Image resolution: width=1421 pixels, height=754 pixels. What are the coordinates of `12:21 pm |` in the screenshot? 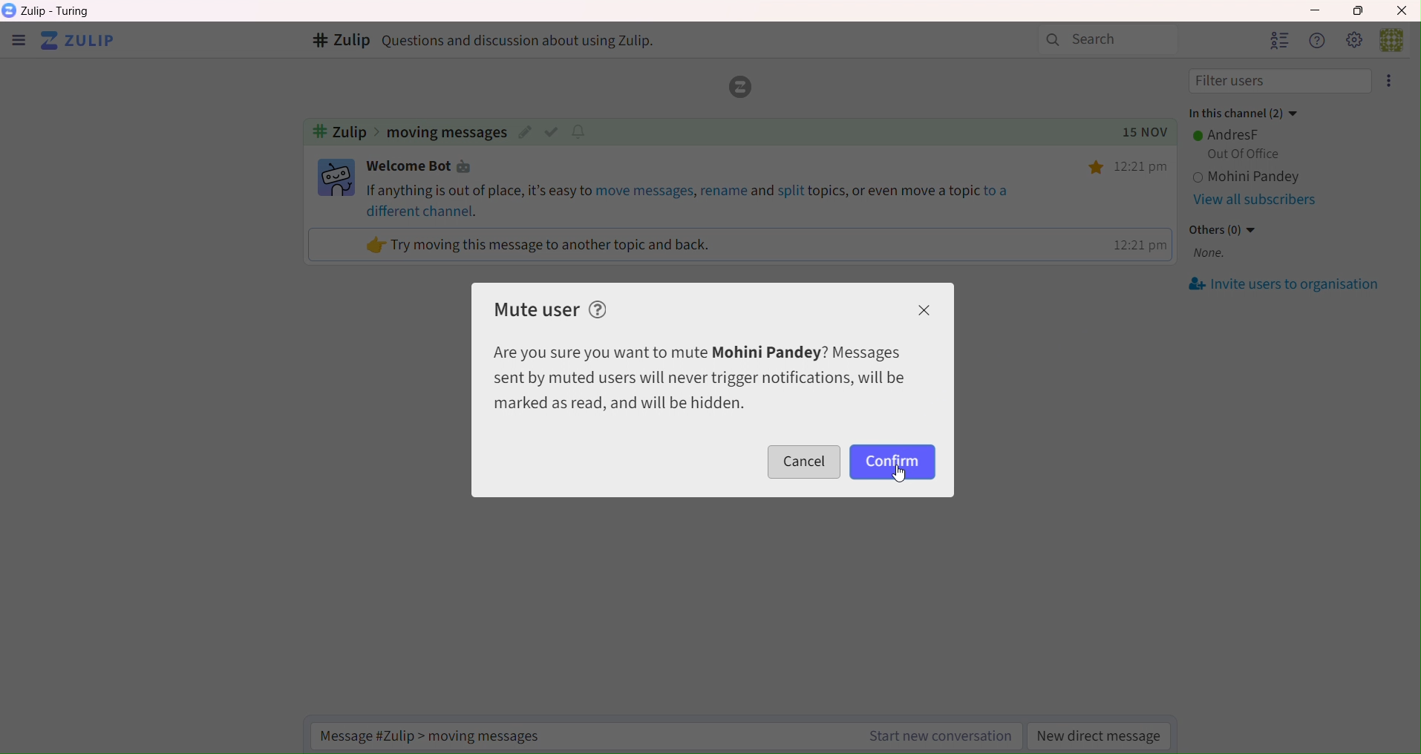 It's located at (1138, 244).